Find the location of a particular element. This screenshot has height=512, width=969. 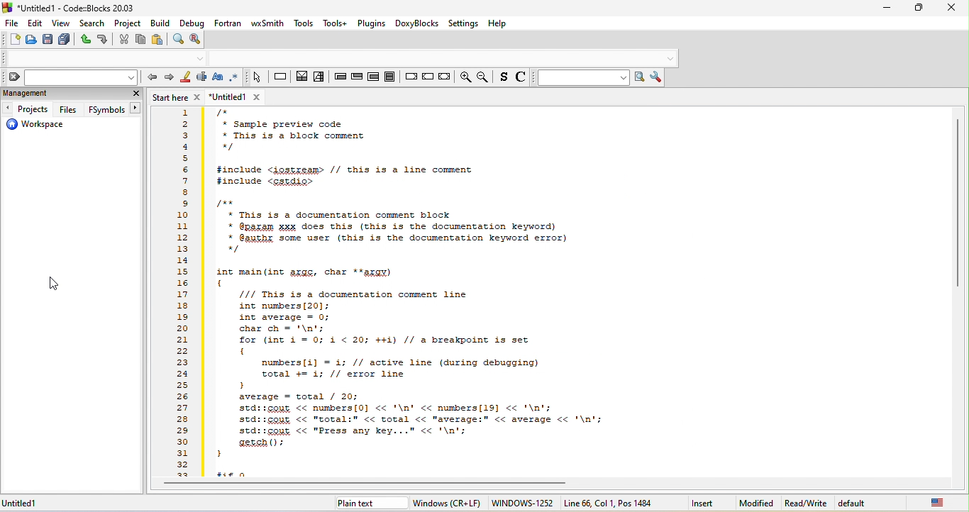

minimize is located at coordinates (887, 8).